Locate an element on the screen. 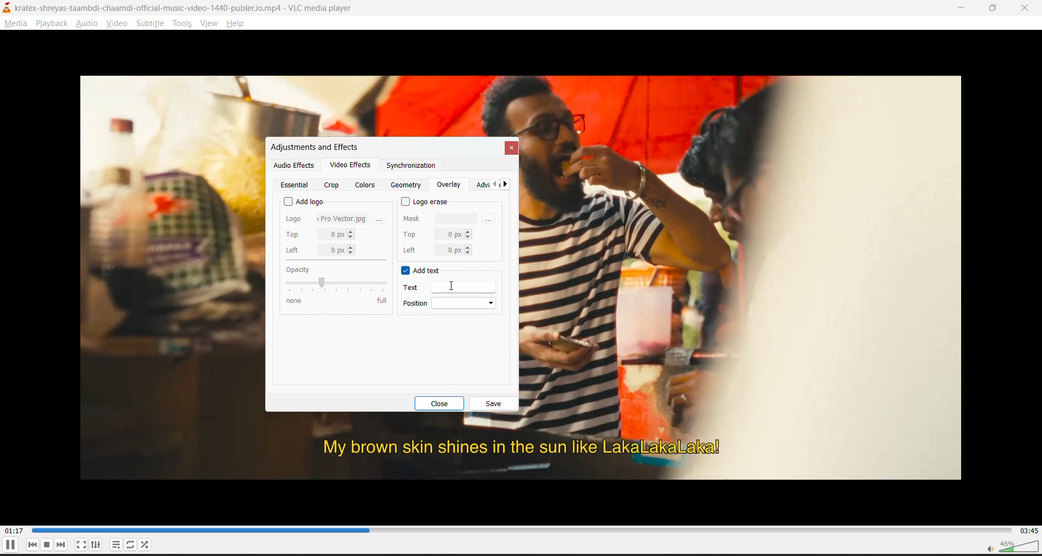  kratex-shreyas-taambdi-chaamdi-official-music-video-1440-publer.io.mp4 - VLC media player is located at coordinates (193, 7).